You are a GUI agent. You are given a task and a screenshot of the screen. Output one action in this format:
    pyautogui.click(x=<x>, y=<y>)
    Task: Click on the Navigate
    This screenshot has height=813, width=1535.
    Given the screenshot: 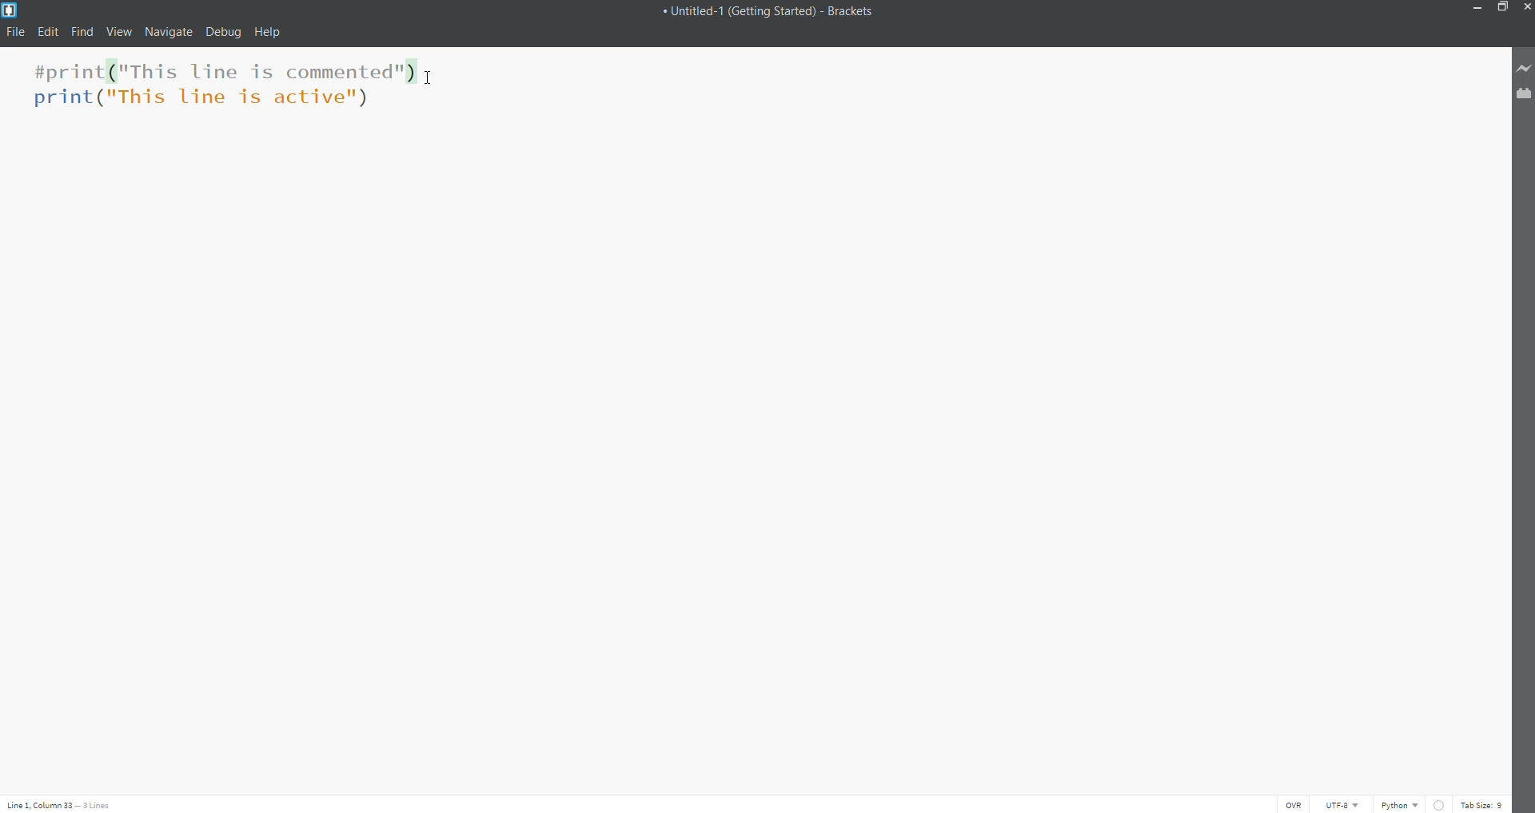 What is the action you would take?
    pyautogui.click(x=167, y=33)
    